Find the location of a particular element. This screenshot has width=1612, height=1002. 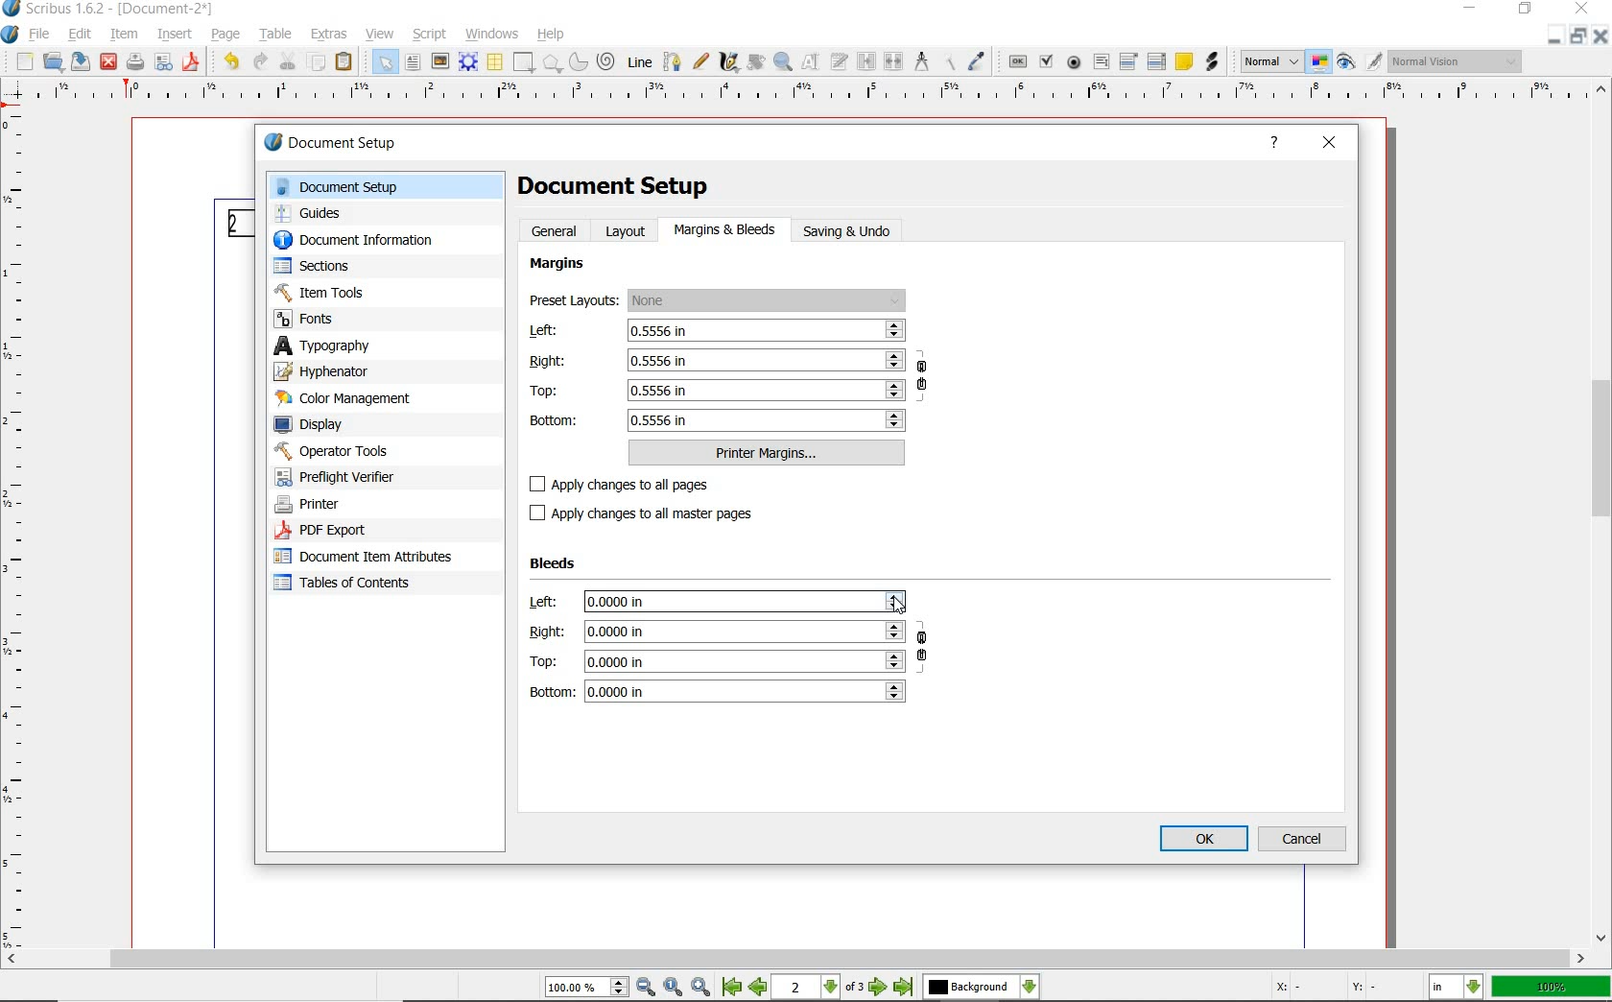

document information is located at coordinates (373, 241).